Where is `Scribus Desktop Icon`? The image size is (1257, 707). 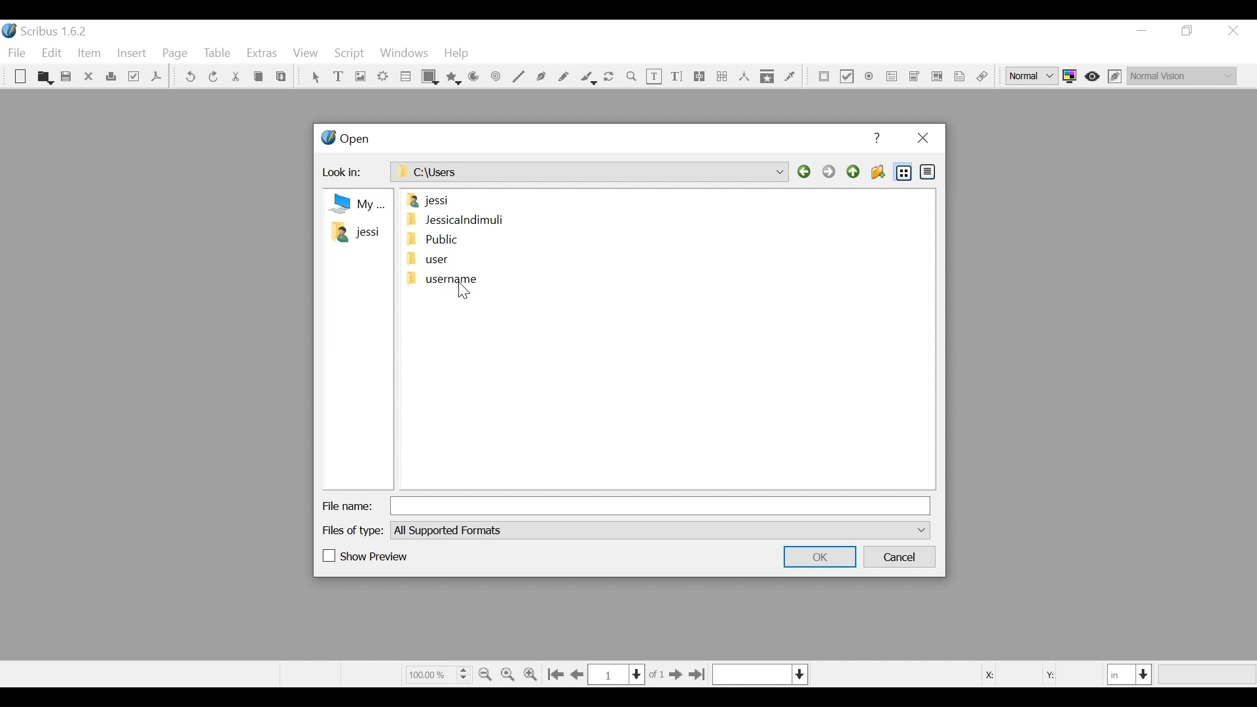
Scribus Desktop Icon is located at coordinates (48, 33).